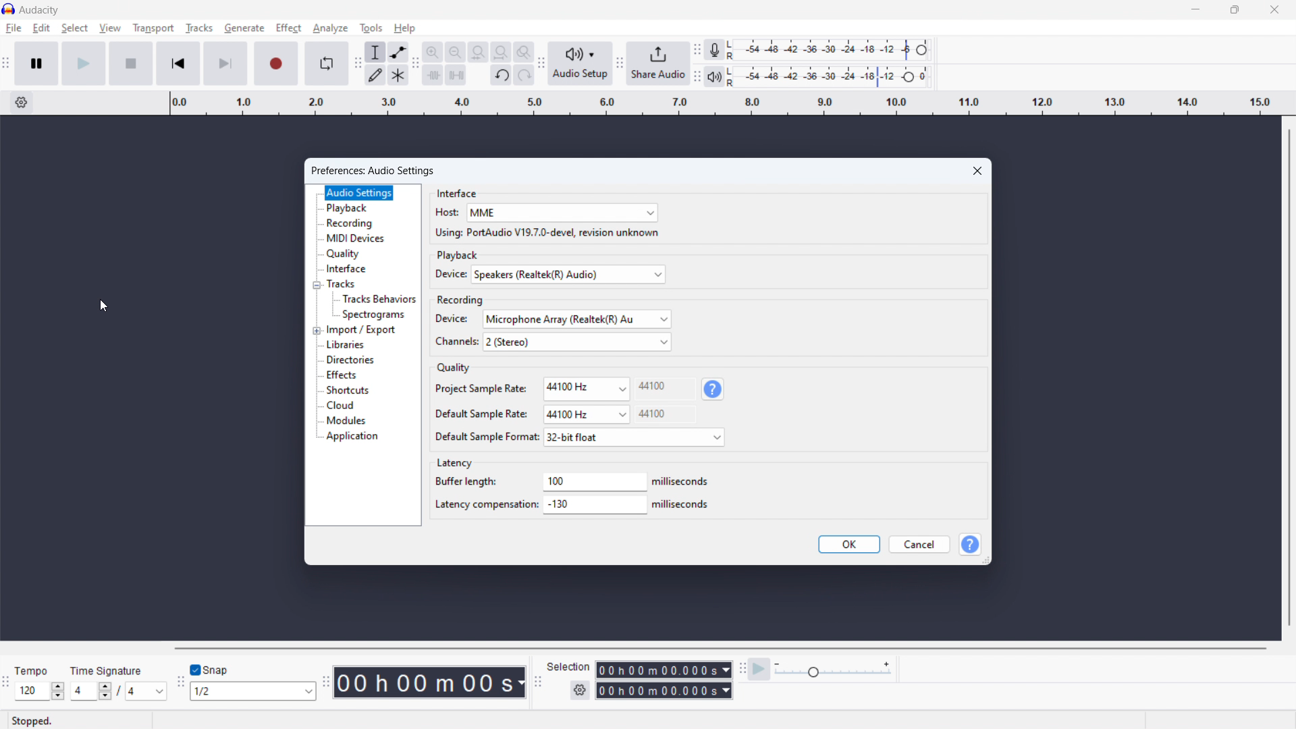  What do you see at coordinates (373, 316) in the screenshot?
I see `spectograms` at bounding box center [373, 316].